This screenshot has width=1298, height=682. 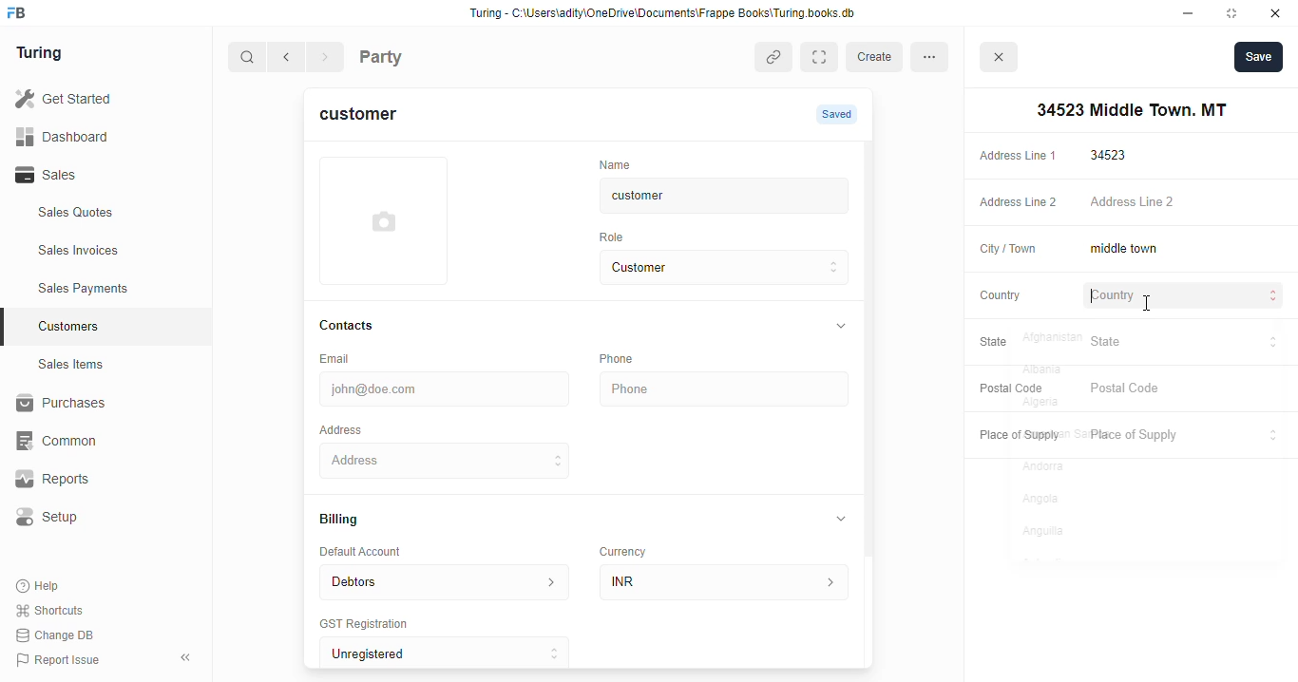 I want to click on Country, so click(x=999, y=294).